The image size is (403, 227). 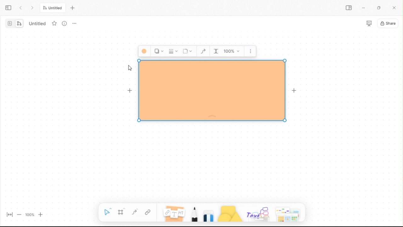 I want to click on untitled, so click(x=52, y=8).